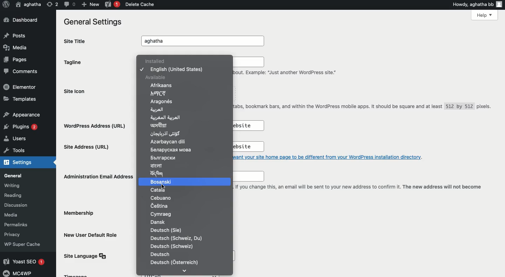  I want to click on Cursor, so click(164, 187).